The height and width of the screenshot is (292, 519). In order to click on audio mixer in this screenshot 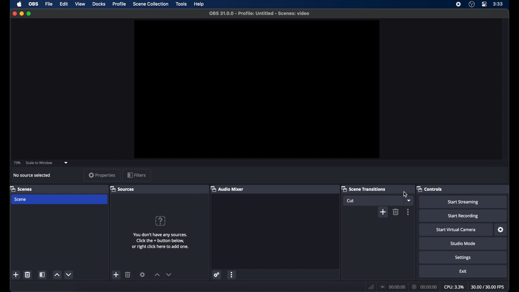, I will do `click(227, 189)`.